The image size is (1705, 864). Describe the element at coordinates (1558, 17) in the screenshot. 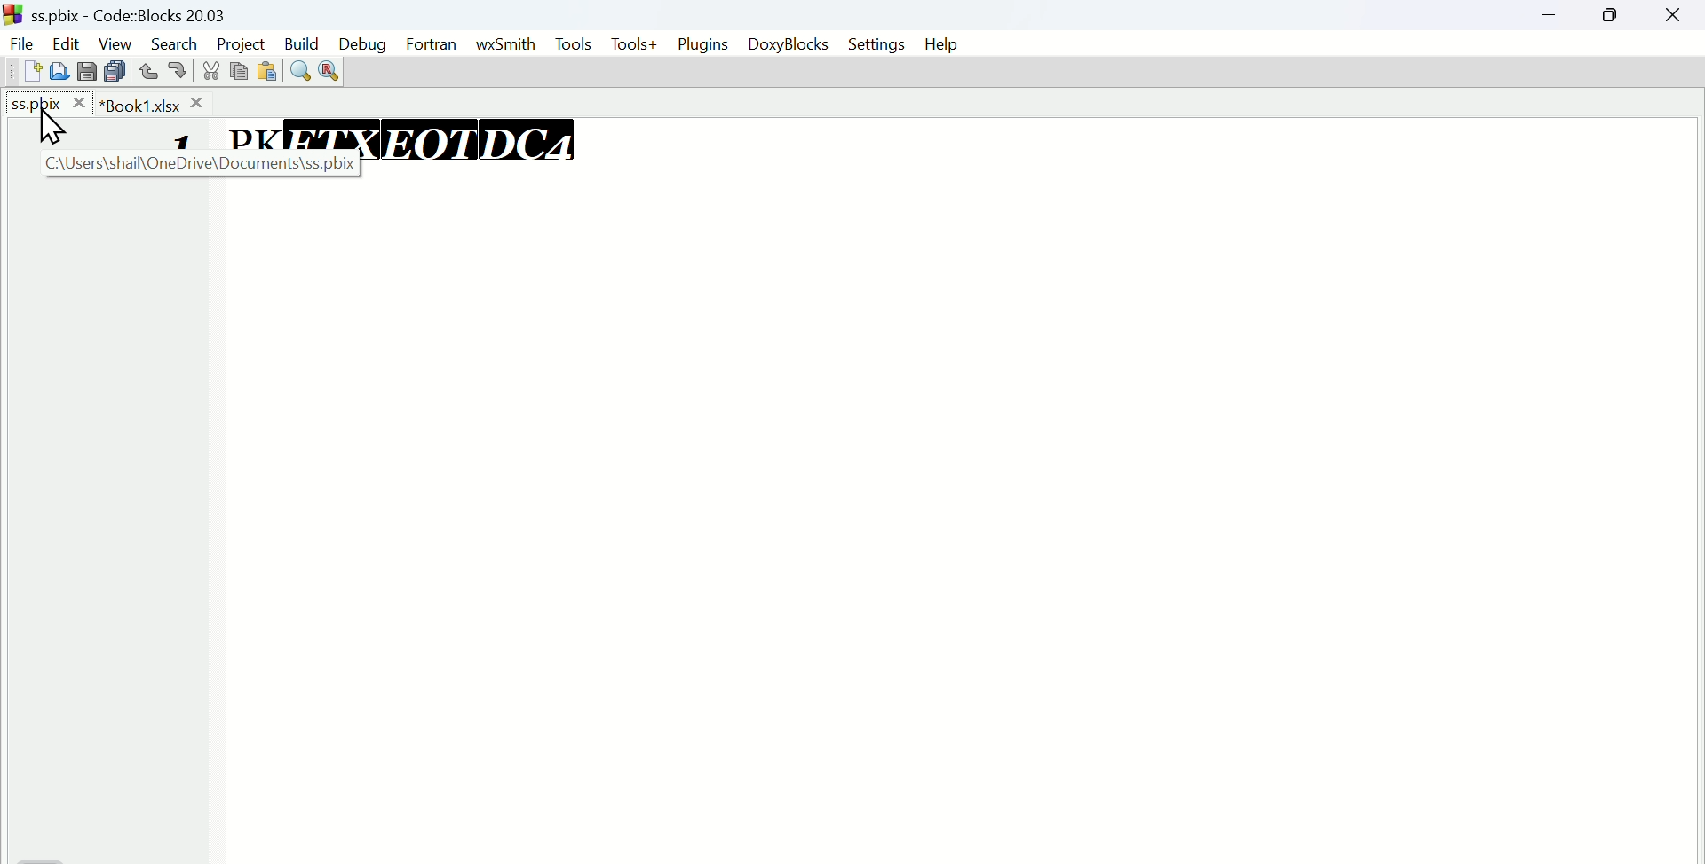

I see `minimise` at that location.